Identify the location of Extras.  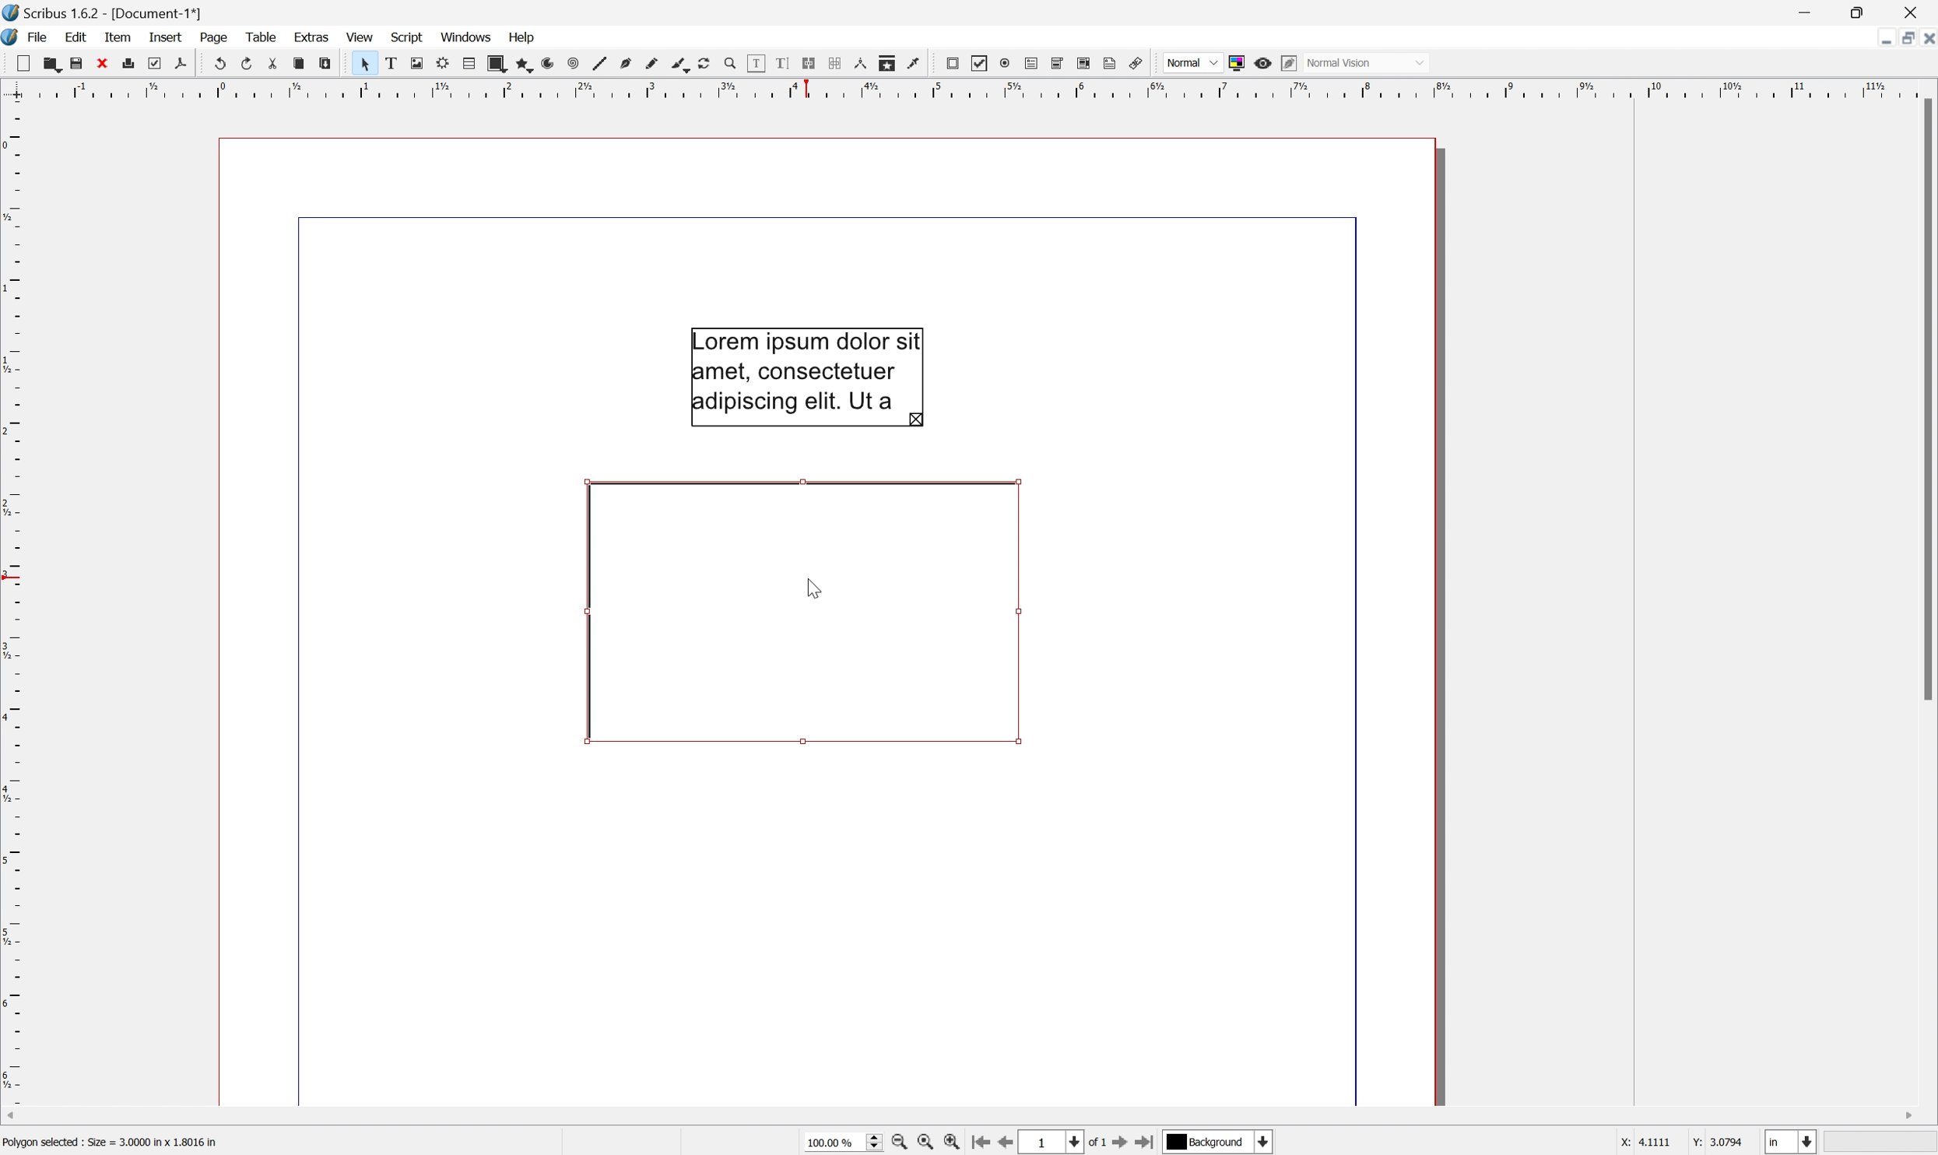
(312, 38).